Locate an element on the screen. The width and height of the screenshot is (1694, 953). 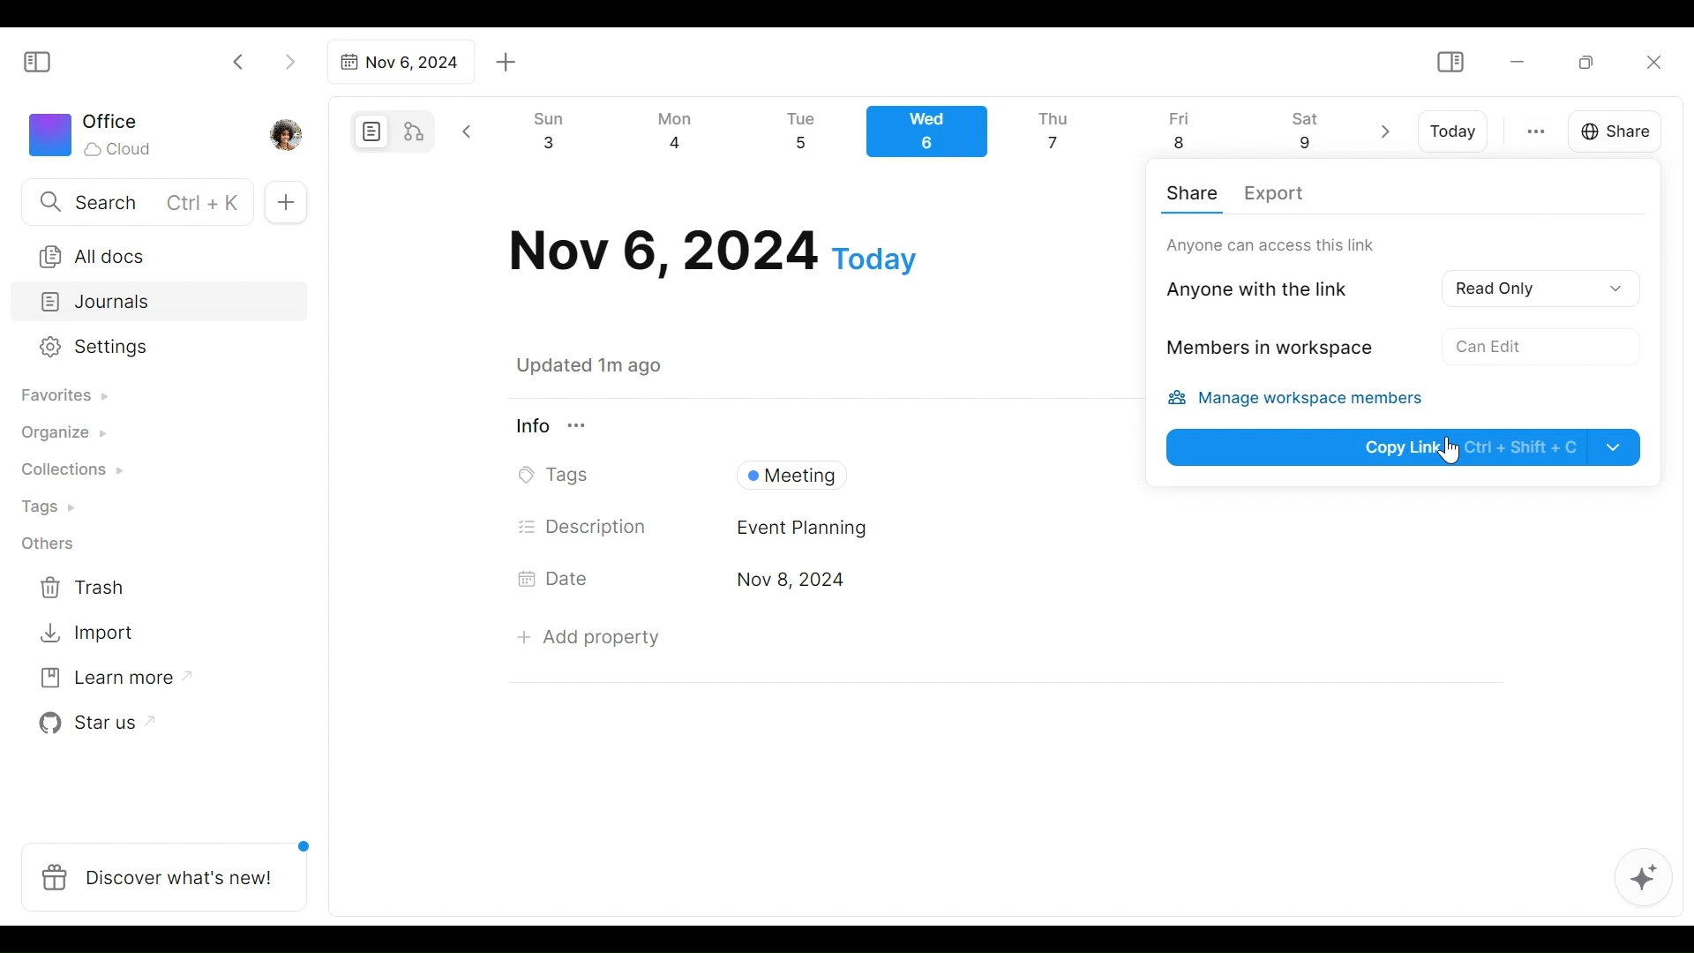
Profile photo is located at coordinates (288, 131).